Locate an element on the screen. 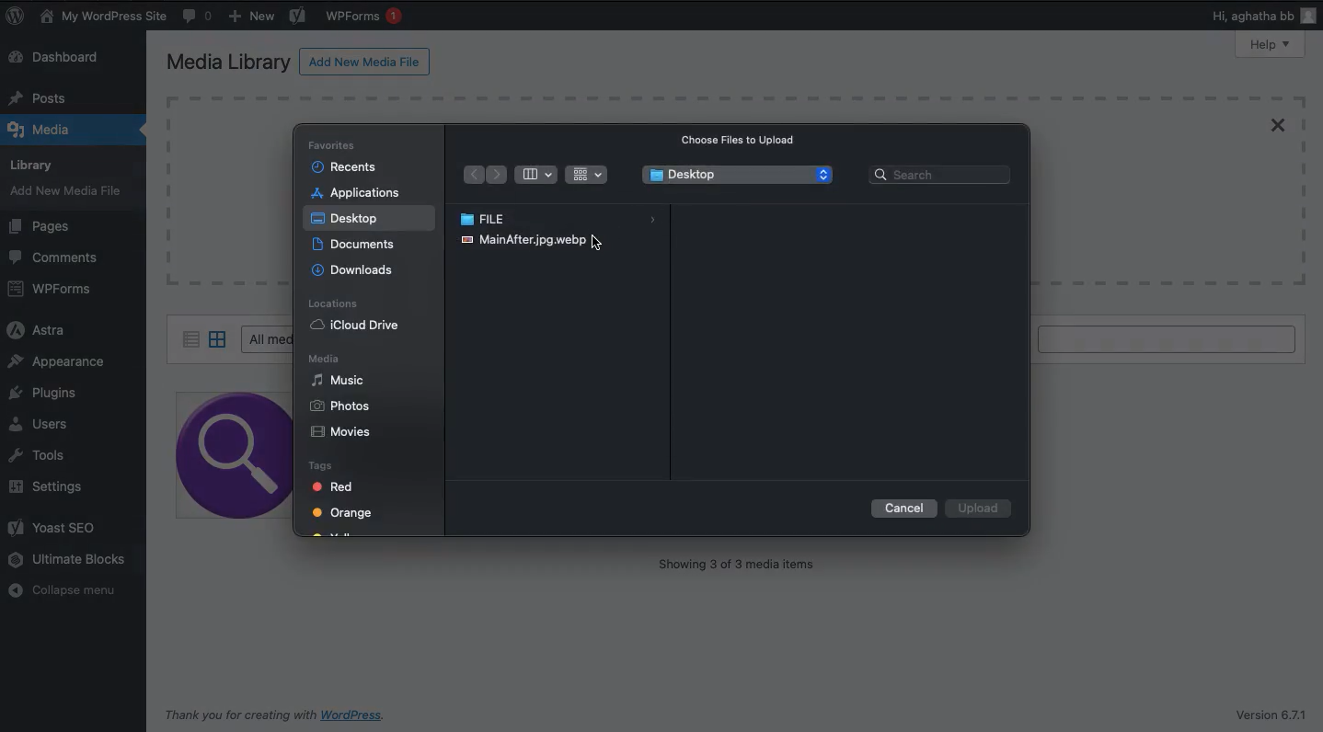 This screenshot has height=732, width=1323. Choose files to upload is located at coordinates (742, 139).